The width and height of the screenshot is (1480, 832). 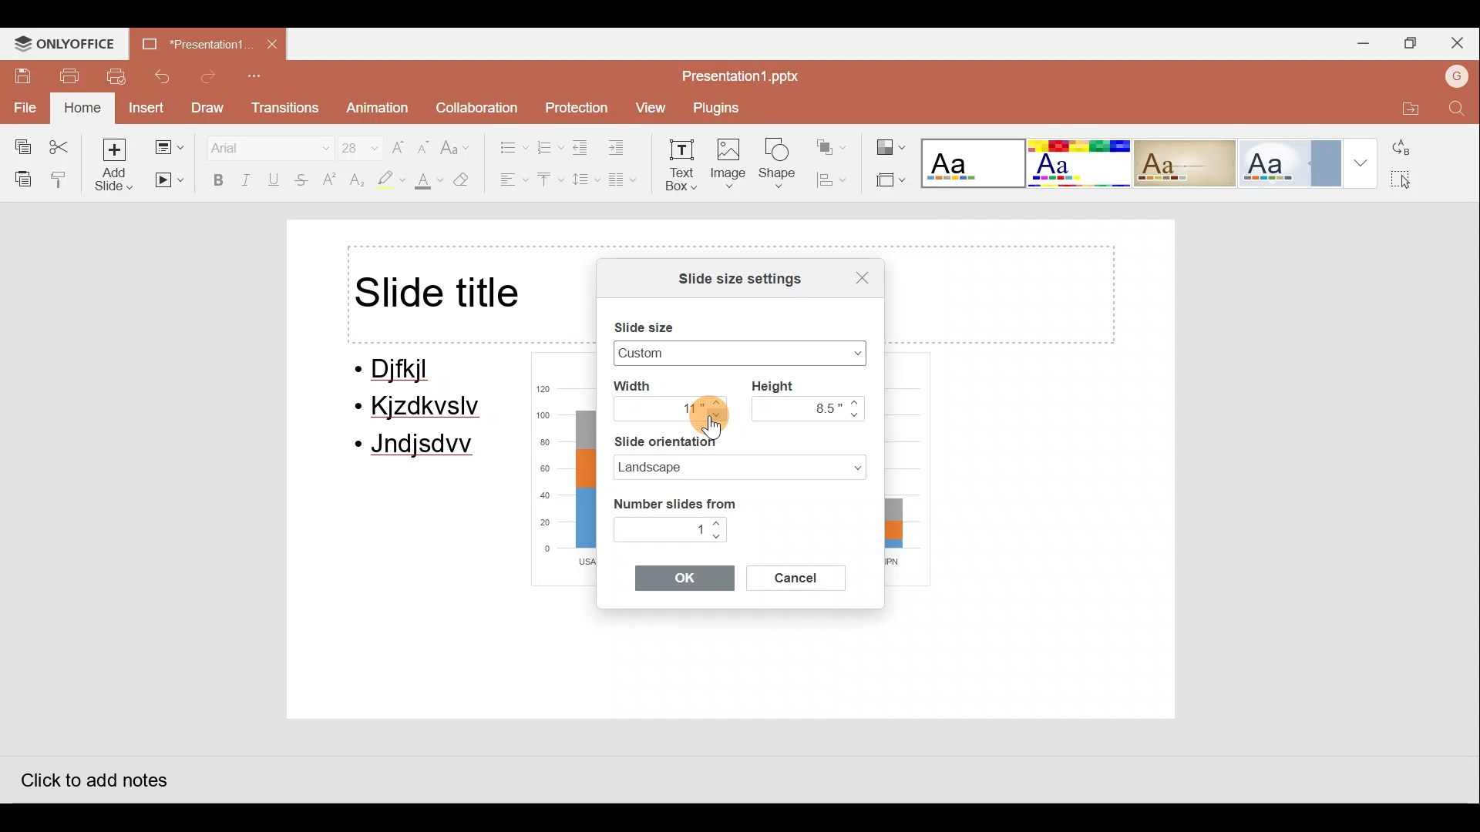 I want to click on 11, so click(x=658, y=410).